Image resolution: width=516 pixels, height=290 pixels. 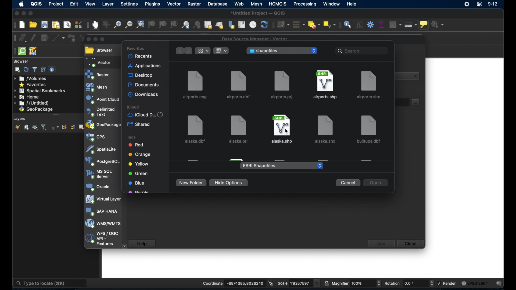 I want to click on lock scale, so click(x=325, y=283).